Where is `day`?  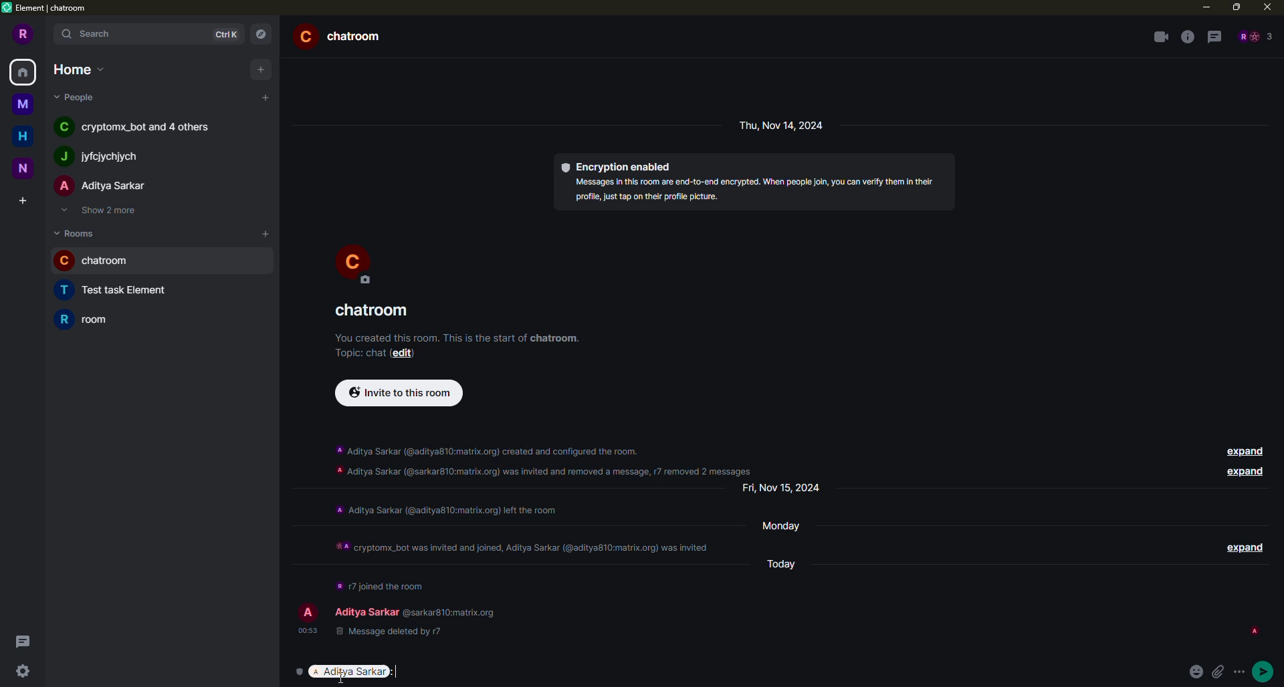
day is located at coordinates (787, 488).